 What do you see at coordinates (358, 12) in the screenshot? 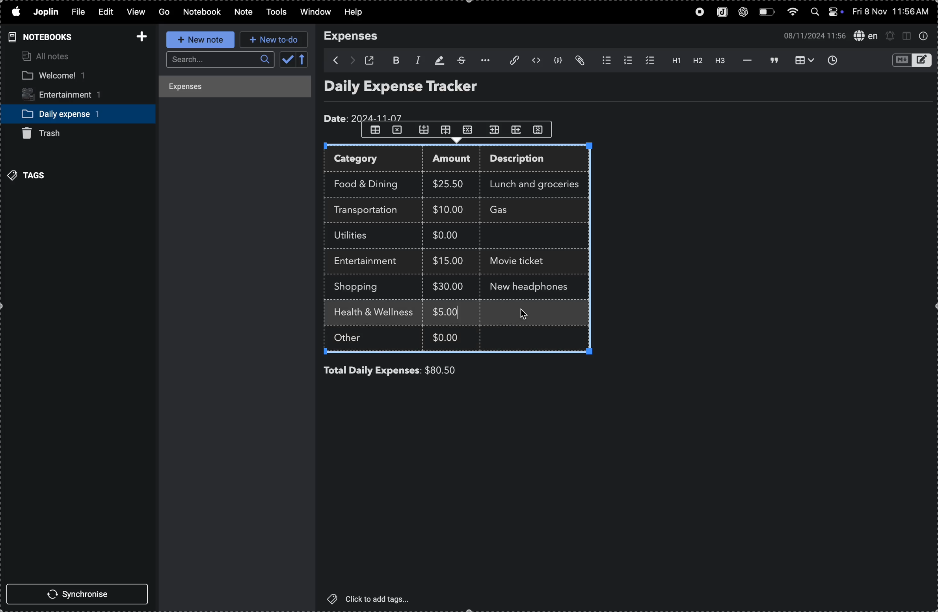
I see `help` at bounding box center [358, 12].